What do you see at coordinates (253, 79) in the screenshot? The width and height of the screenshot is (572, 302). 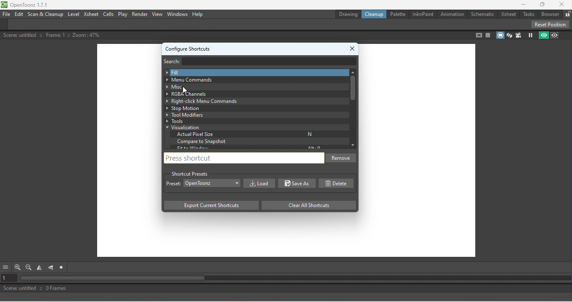 I see `Menu Commands` at bounding box center [253, 79].